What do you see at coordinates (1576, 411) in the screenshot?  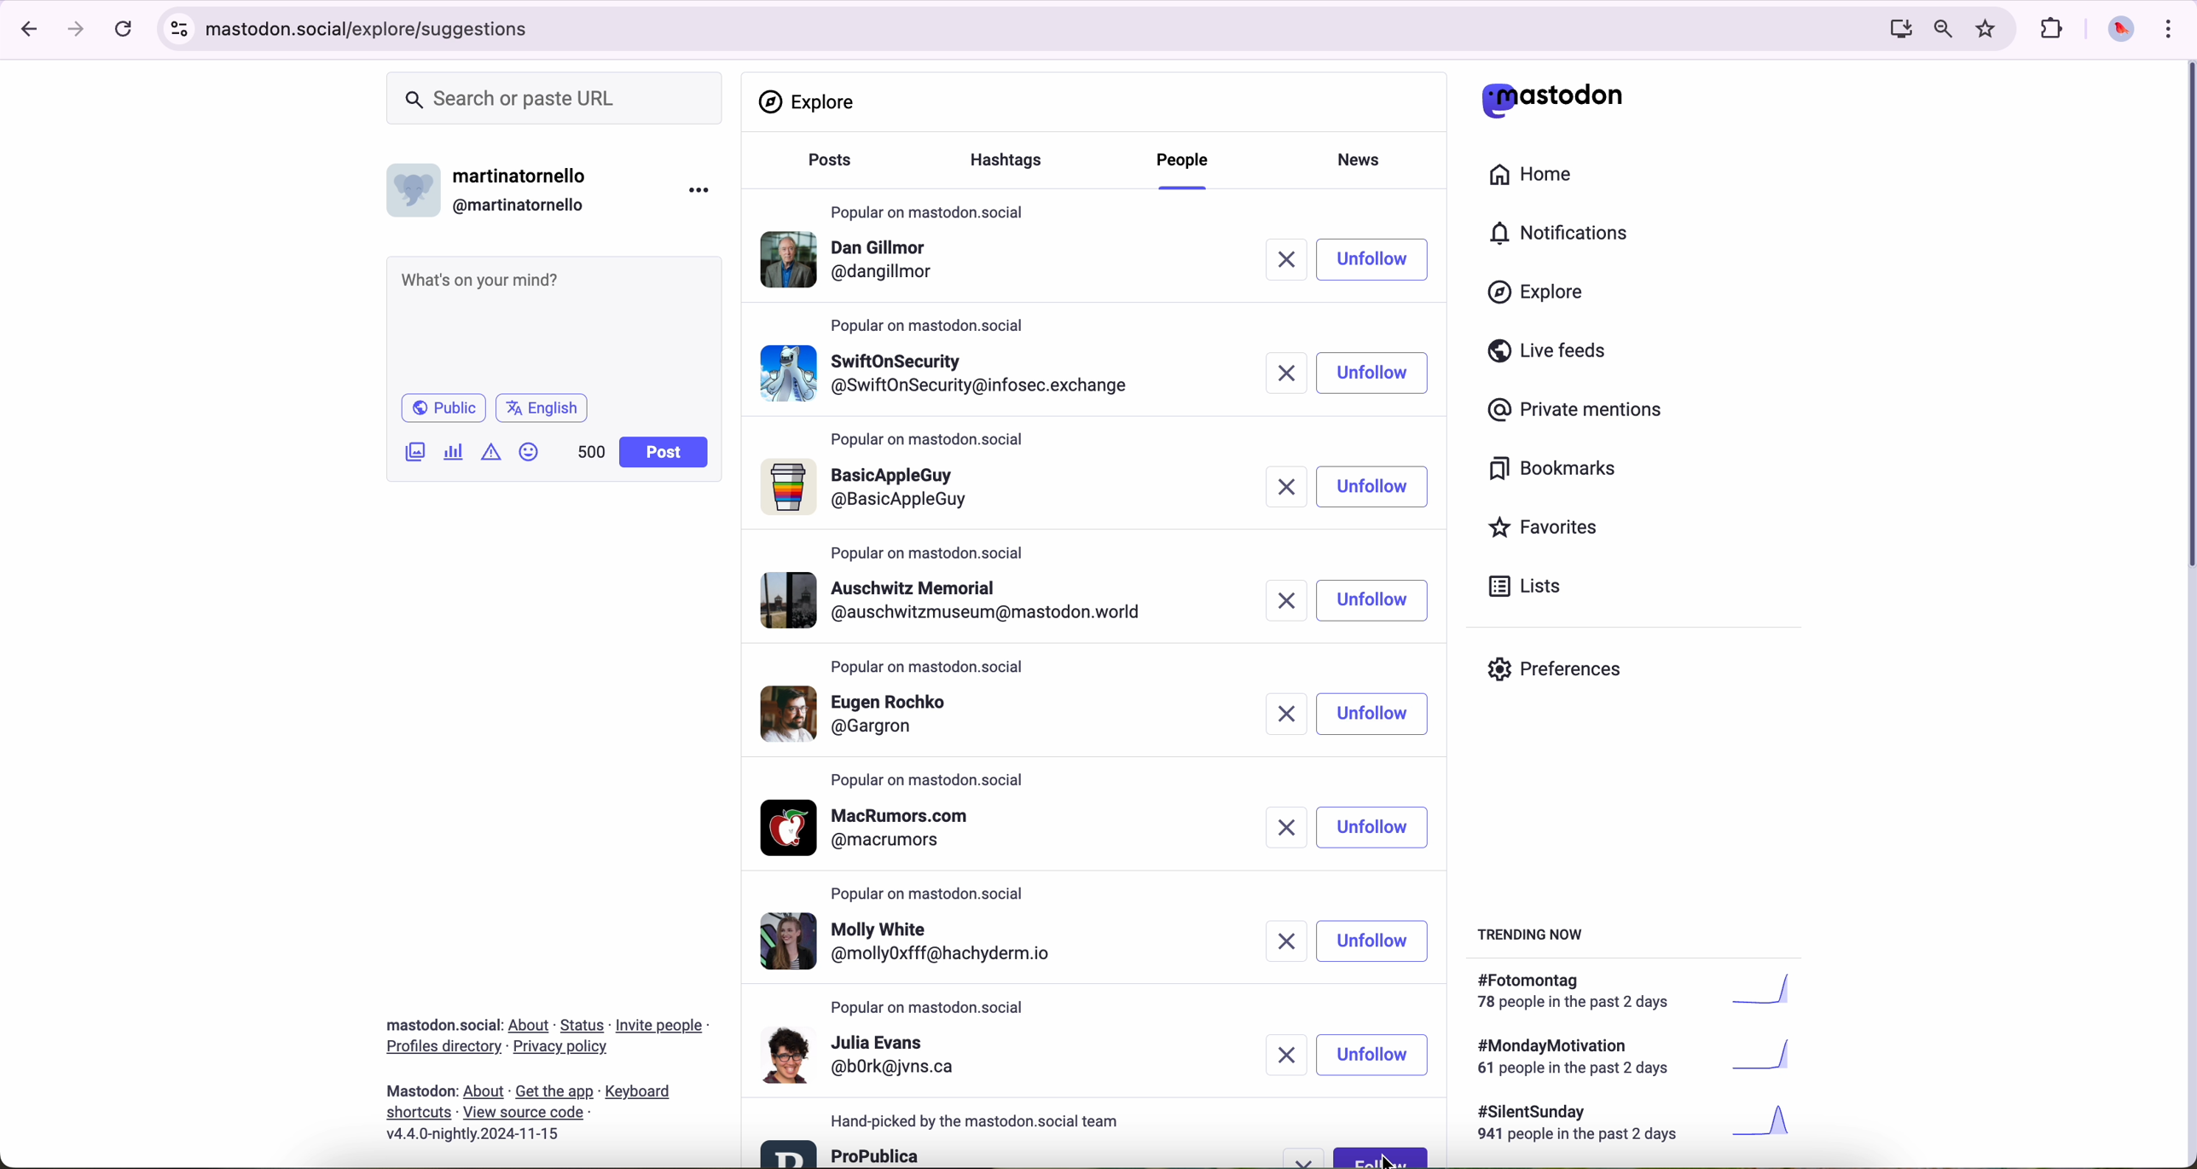 I see `private mentions` at bounding box center [1576, 411].